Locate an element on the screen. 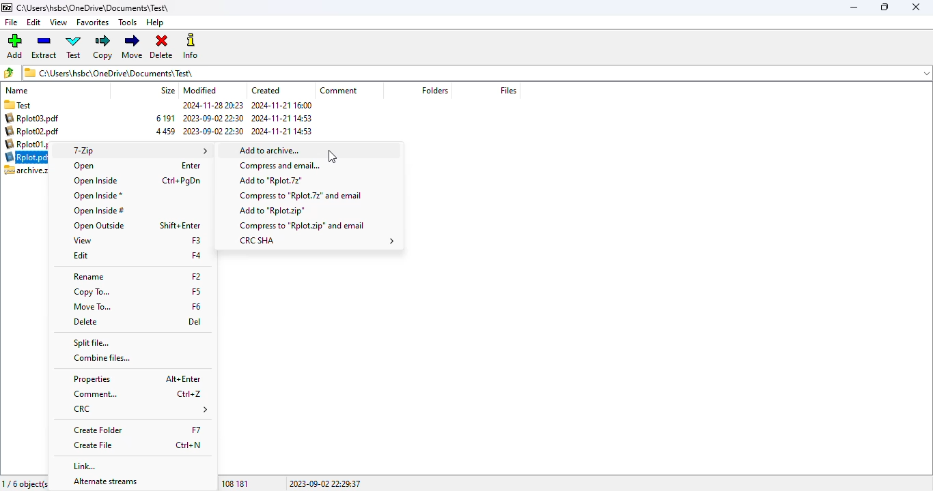 Image resolution: width=933 pixels, height=491 pixels. shortcut for open is located at coordinates (191, 166).